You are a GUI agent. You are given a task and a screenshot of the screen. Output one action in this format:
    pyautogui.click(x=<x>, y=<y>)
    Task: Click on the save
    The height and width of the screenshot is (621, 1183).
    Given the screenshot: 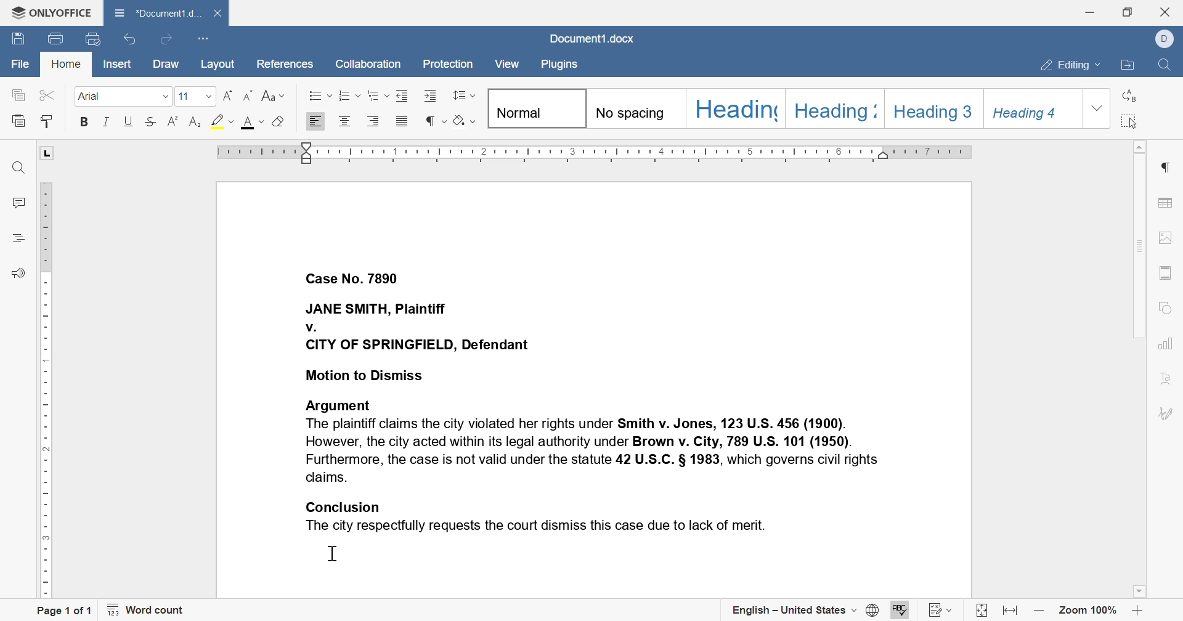 What is the action you would take?
    pyautogui.click(x=18, y=38)
    